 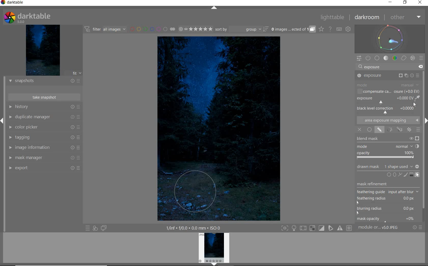 What do you see at coordinates (413, 58) in the screenshot?
I see `EFFECT` at bounding box center [413, 58].